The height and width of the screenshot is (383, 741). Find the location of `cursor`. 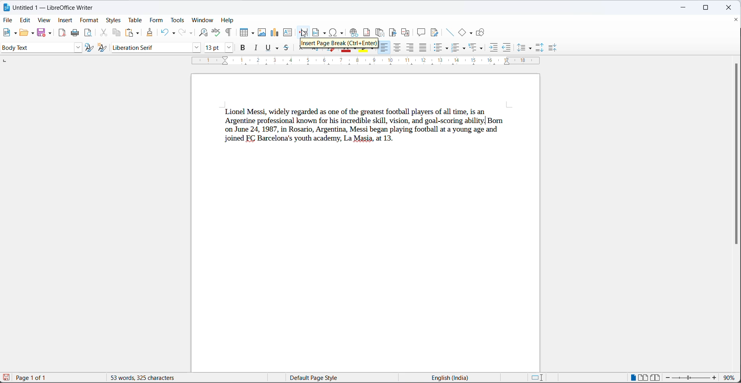

cursor is located at coordinates (303, 33).